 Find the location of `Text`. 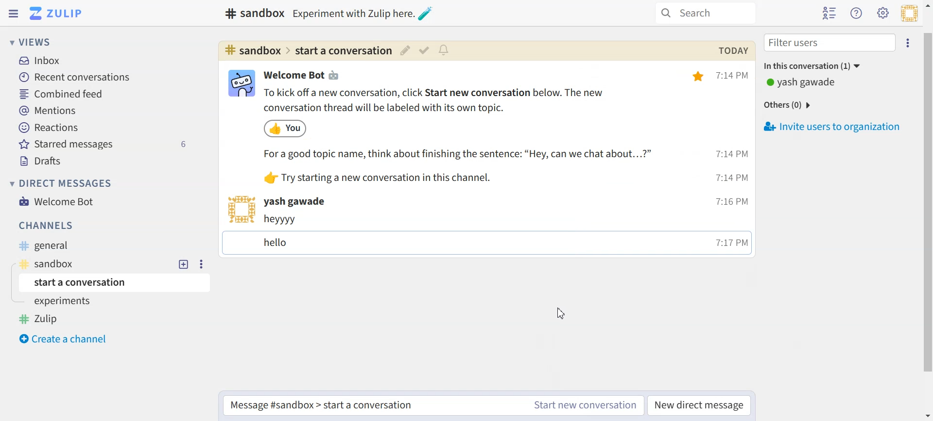

Text is located at coordinates (732, 50).